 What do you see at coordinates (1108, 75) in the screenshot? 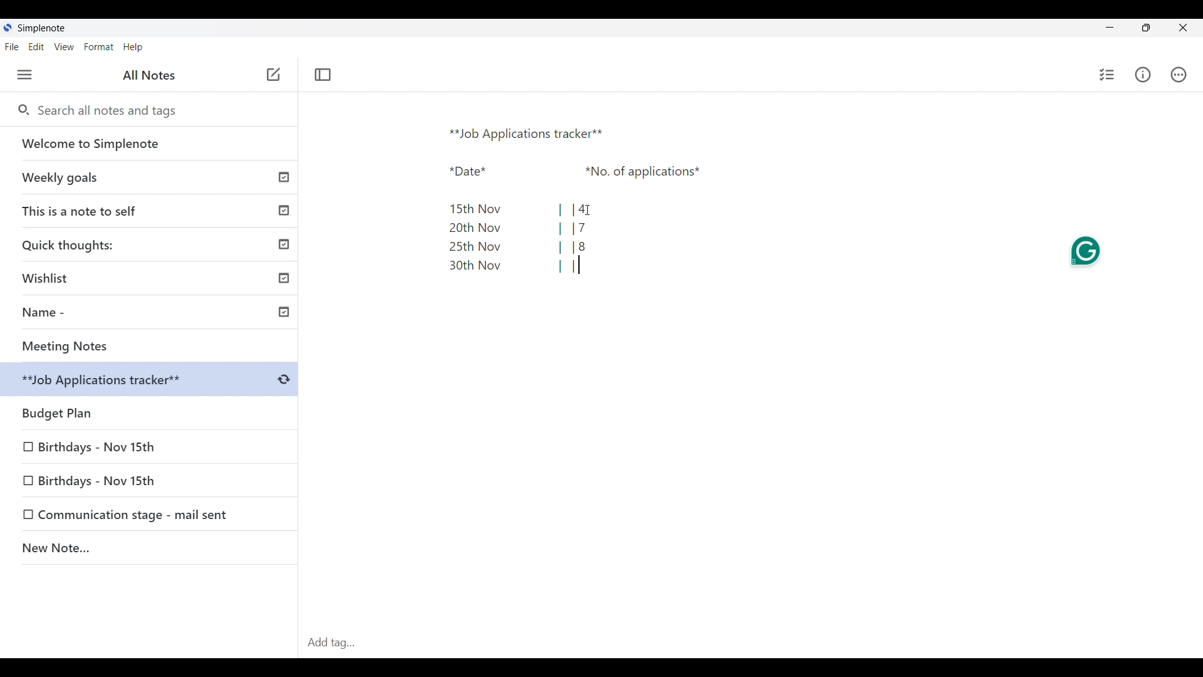
I see `Click to insert checklist` at bounding box center [1108, 75].